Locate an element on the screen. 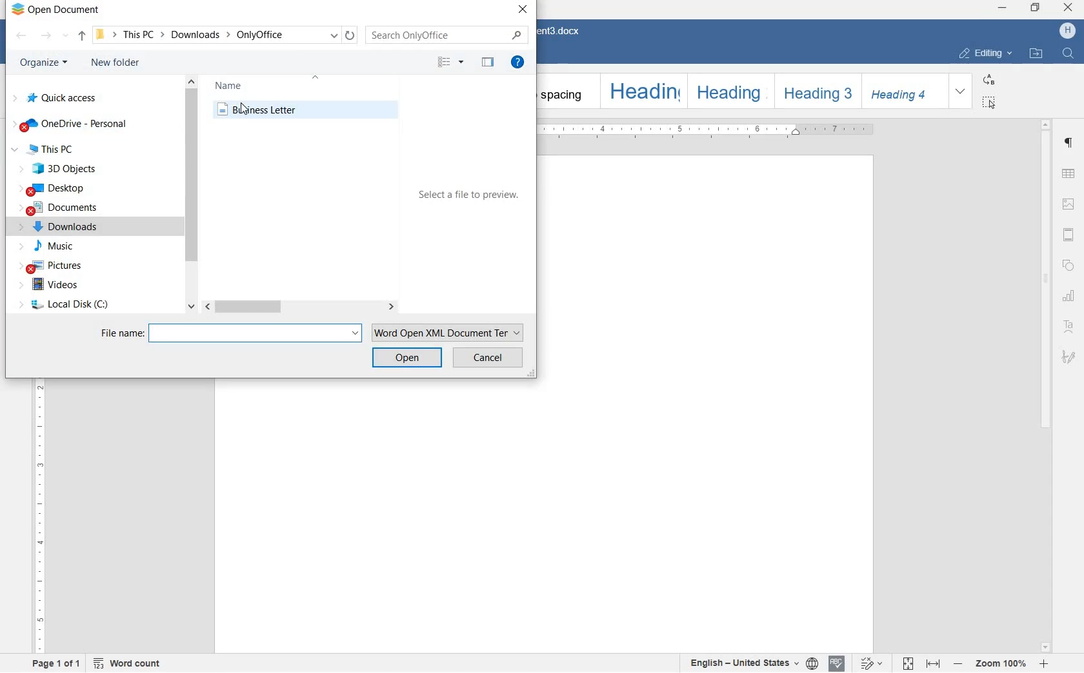 The image size is (1084, 673). list view is located at coordinates (449, 63).